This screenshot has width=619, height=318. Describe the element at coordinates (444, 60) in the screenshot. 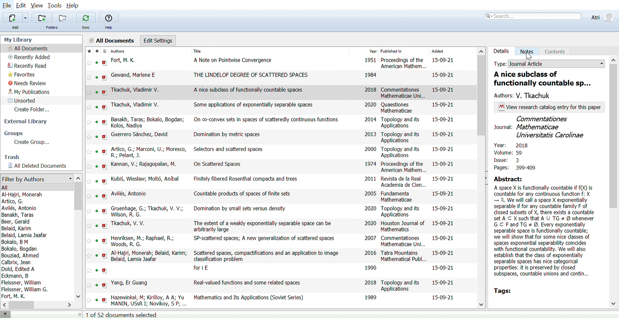

I see `15-09-21` at that location.